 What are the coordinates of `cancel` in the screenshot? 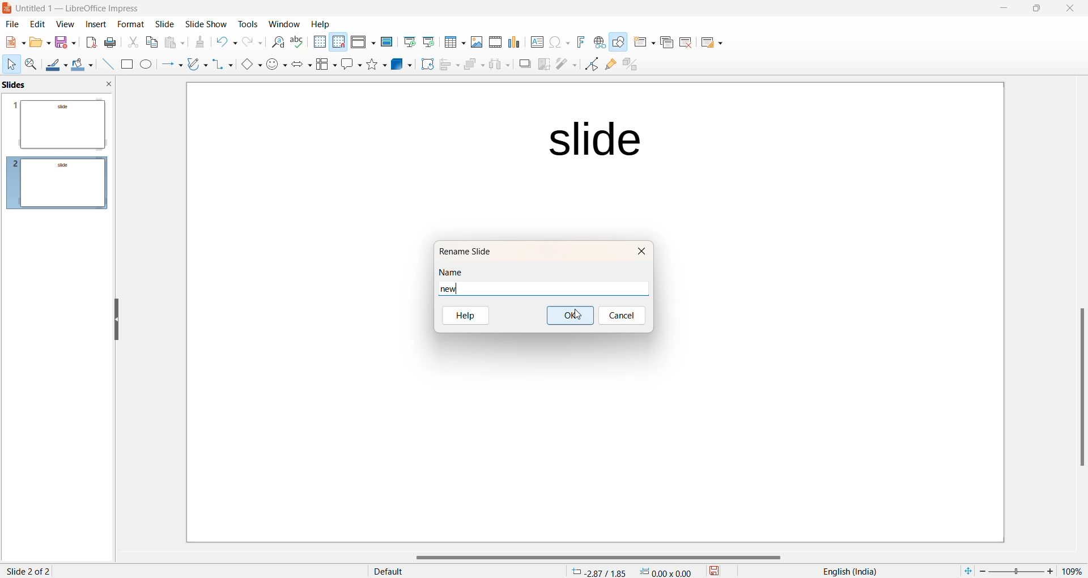 It's located at (622, 315).